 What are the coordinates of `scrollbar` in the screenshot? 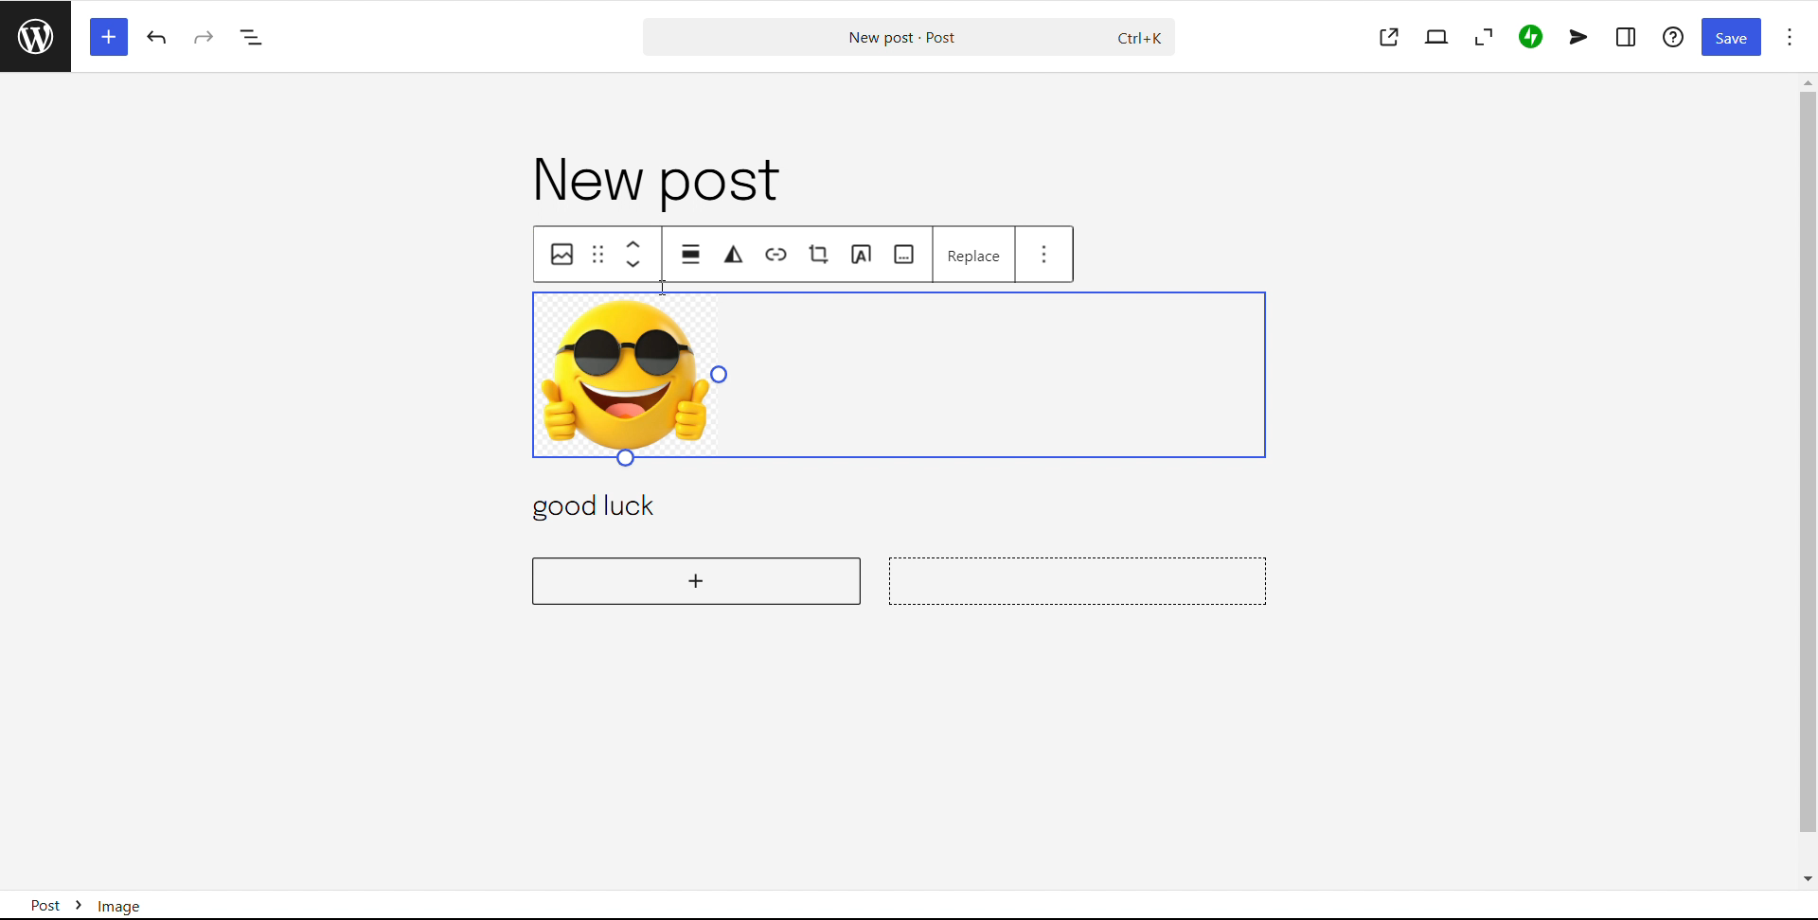 It's located at (1804, 485).